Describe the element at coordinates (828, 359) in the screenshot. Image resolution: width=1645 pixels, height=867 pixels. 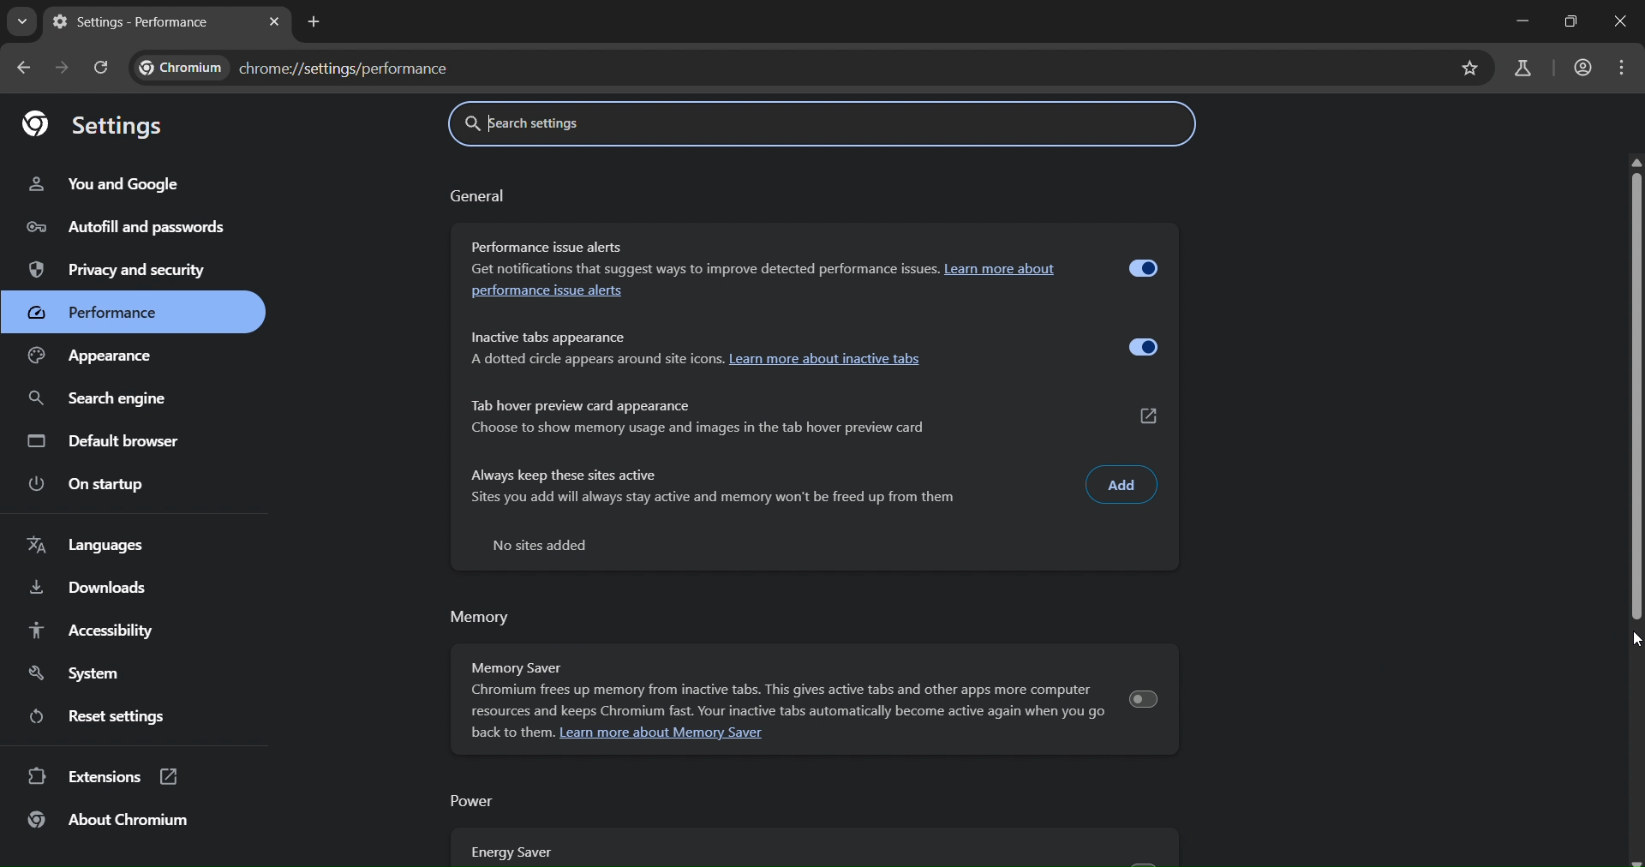
I see `learn more about inactive tabs` at that location.